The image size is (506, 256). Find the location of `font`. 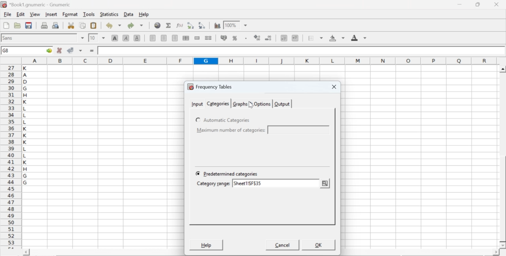

font is located at coordinates (9, 38).